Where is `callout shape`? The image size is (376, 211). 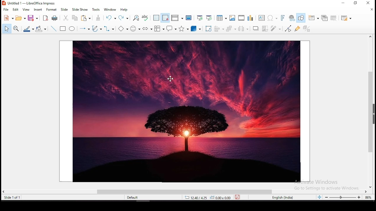 callout shape is located at coordinates (172, 30).